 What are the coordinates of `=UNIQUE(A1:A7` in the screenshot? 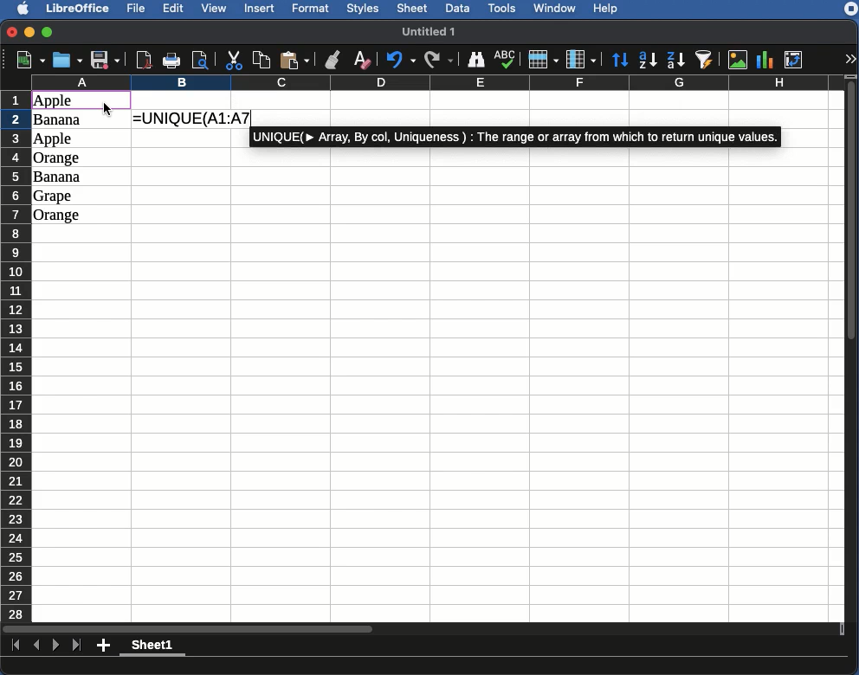 It's located at (193, 119).